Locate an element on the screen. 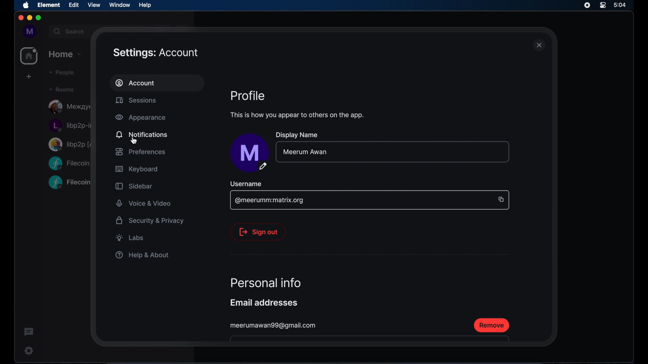  close is located at coordinates (539, 45).